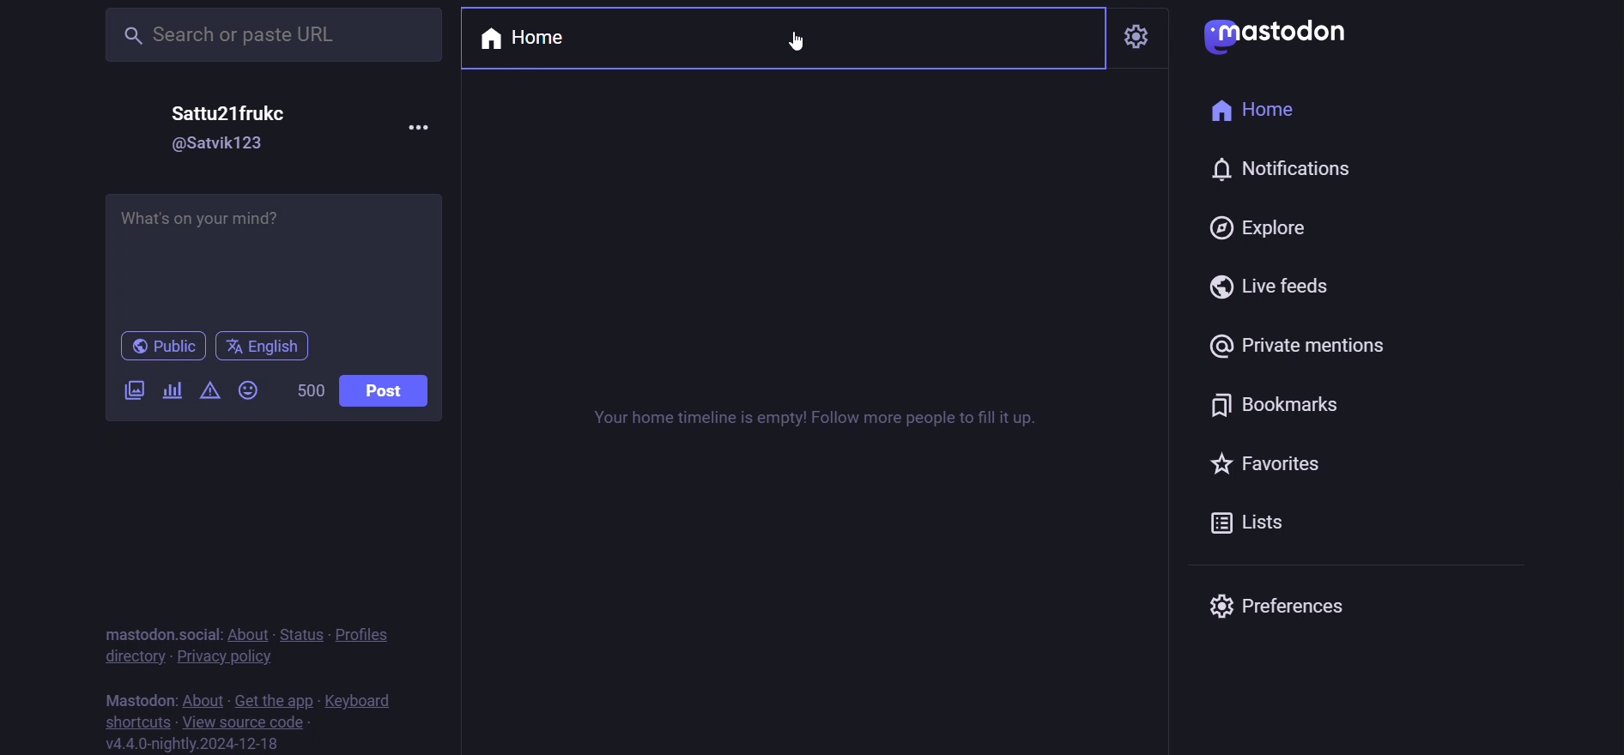 This screenshot has height=755, width=1624. What do you see at coordinates (1261, 112) in the screenshot?
I see `home` at bounding box center [1261, 112].